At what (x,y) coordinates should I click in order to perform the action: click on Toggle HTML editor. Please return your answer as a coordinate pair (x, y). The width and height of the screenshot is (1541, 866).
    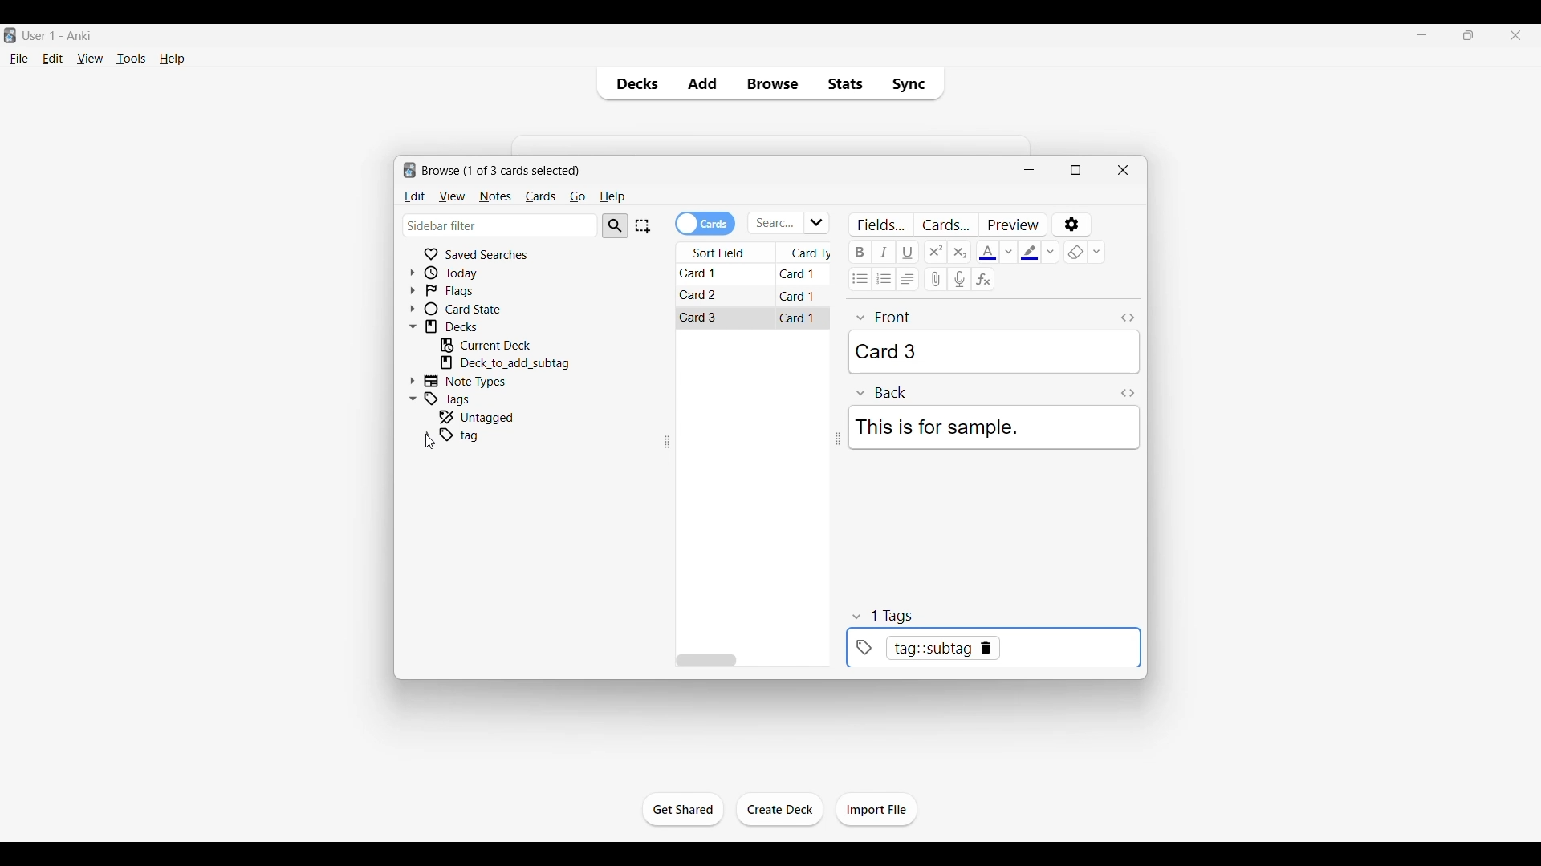
    Looking at the image, I should click on (1128, 318).